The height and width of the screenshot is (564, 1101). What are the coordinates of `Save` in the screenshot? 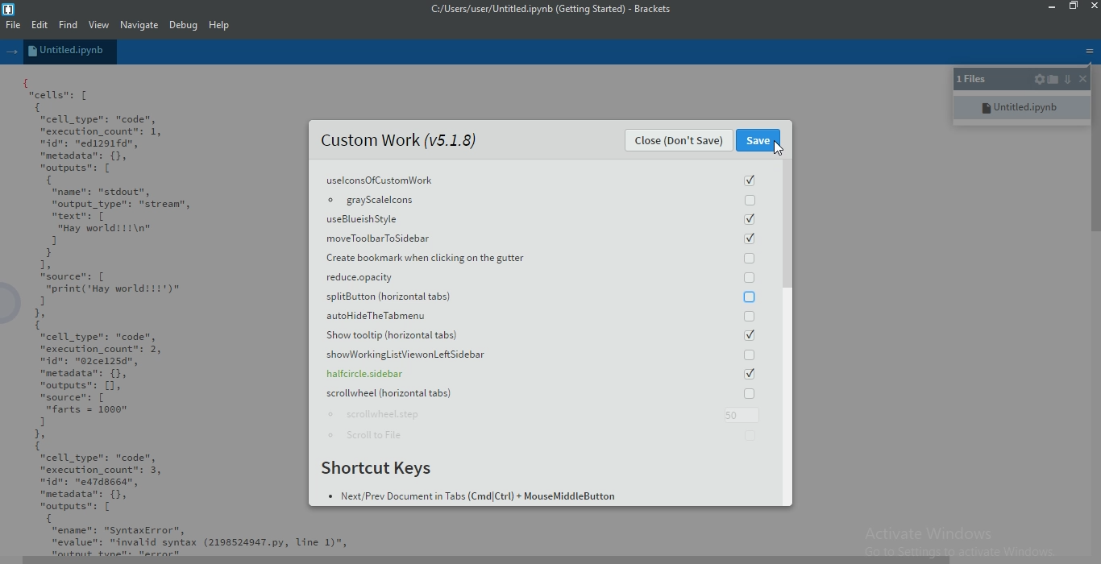 It's located at (758, 140).